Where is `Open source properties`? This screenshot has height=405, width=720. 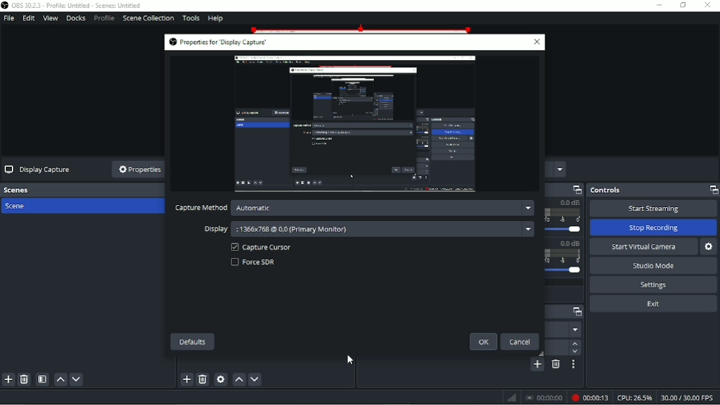 Open source properties is located at coordinates (221, 379).